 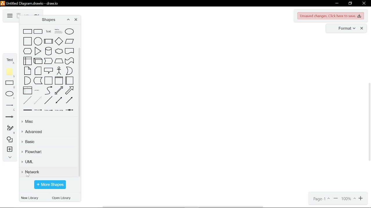 I want to click on Basic, so click(x=48, y=143).